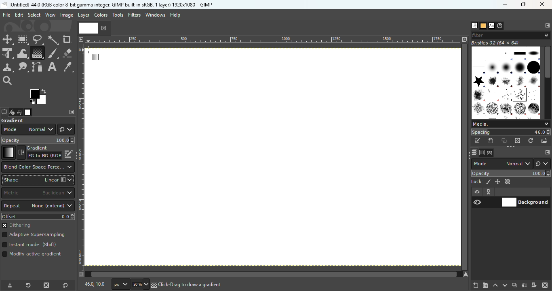  Describe the element at coordinates (534, 285) in the screenshot. I see `Add a mask that allows non destructive editing of transperency` at that location.